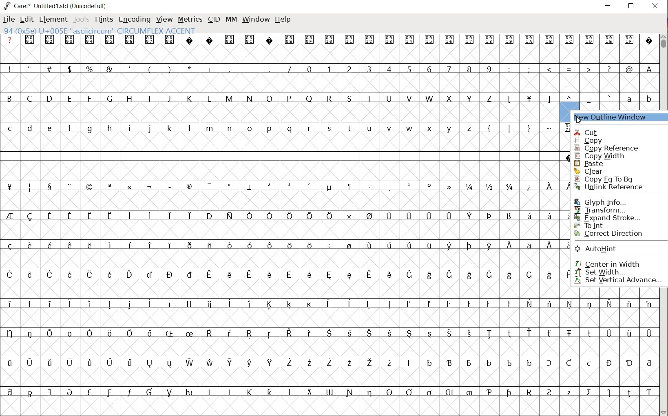 The height and width of the screenshot is (416, 668). I want to click on MM, so click(230, 19).